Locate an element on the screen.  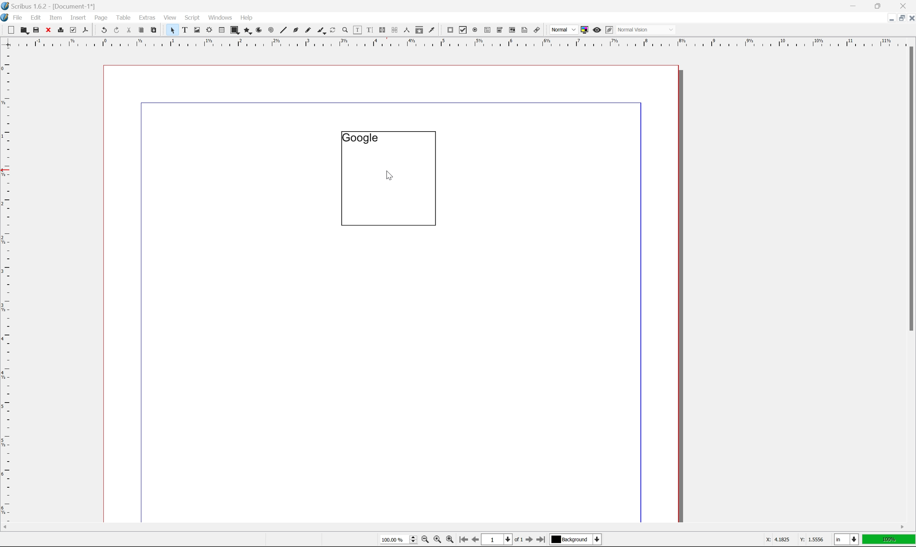
go to next page is located at coordinates (527, 540).